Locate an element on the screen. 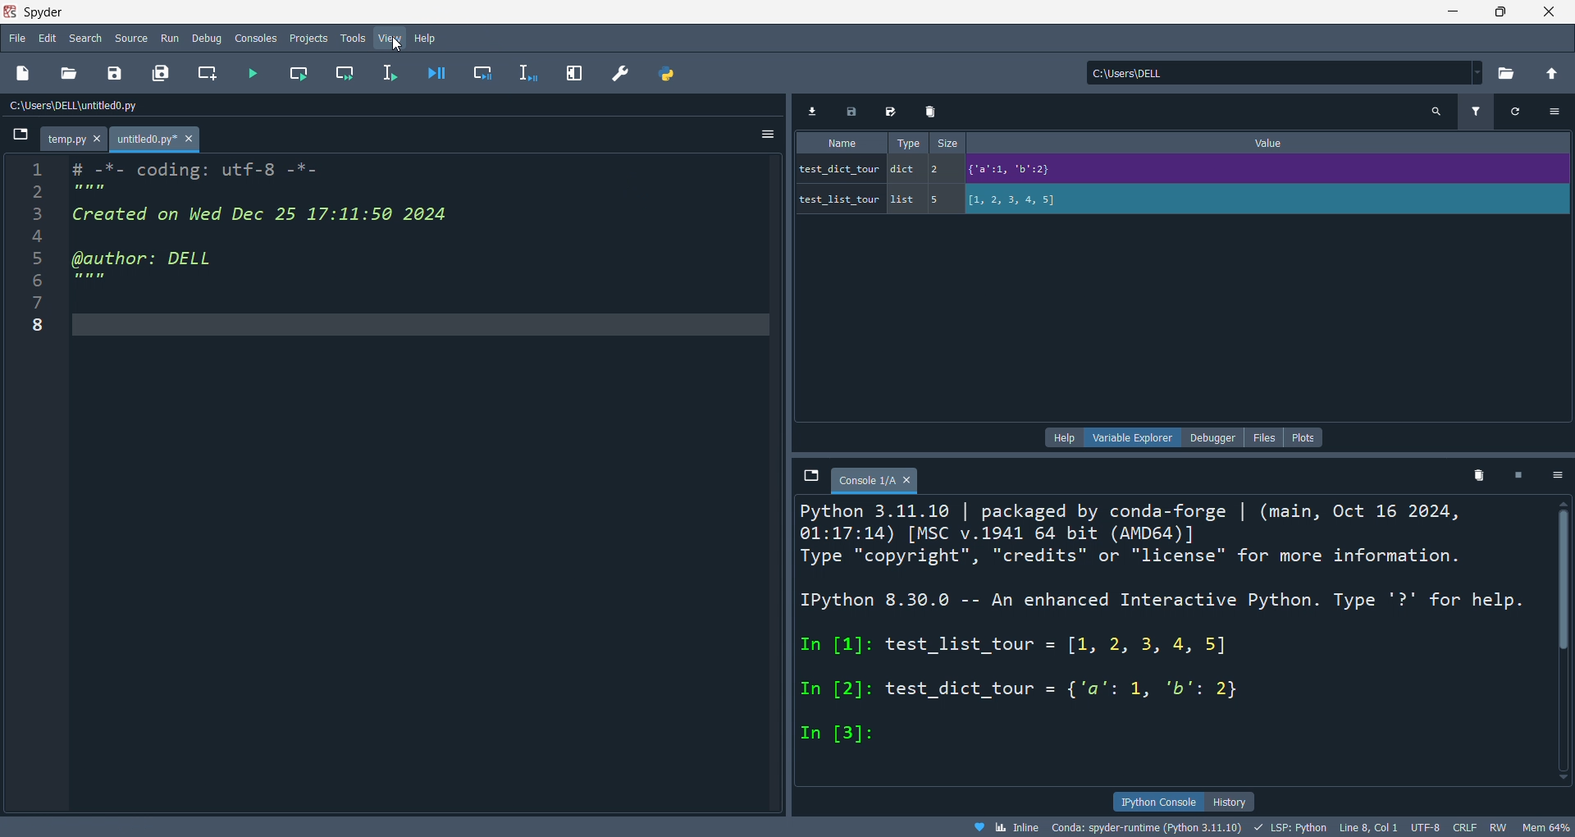 This screenshot has height=837, width=1575. save all is located at coordinates (161, 74).